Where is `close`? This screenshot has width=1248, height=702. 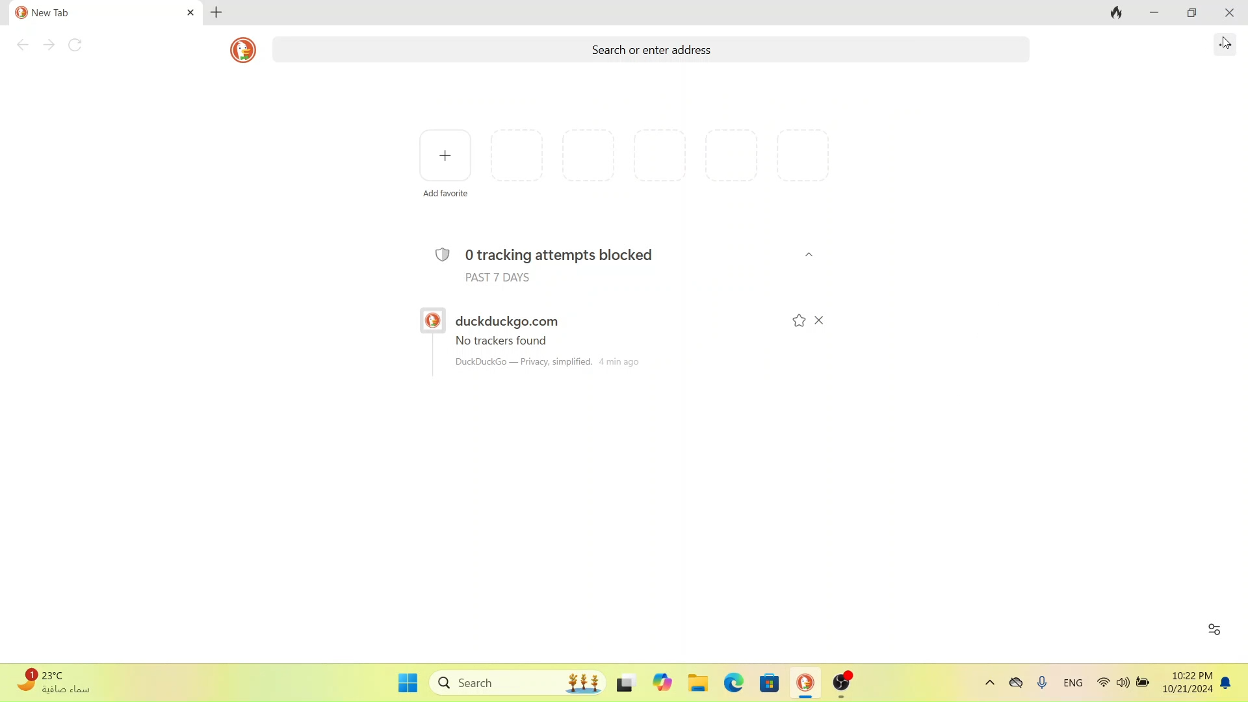
close is located at coordinates (820, 319).